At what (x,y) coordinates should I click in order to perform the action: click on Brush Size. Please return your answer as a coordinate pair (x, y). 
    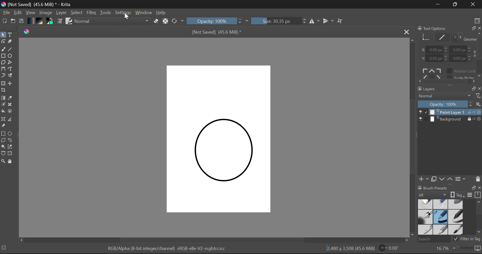
    Looking at the image, I should click on (279, 21).